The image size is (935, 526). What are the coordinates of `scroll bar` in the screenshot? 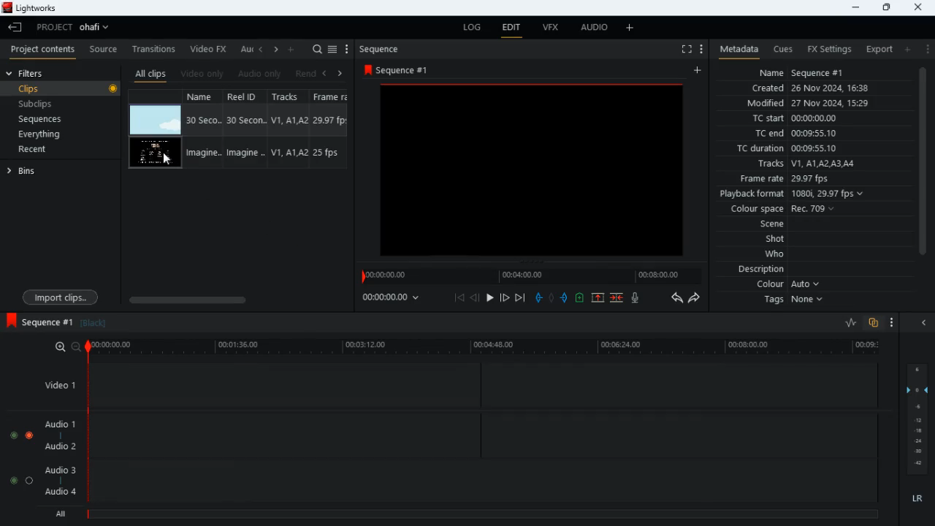 It's located at (234, 300).